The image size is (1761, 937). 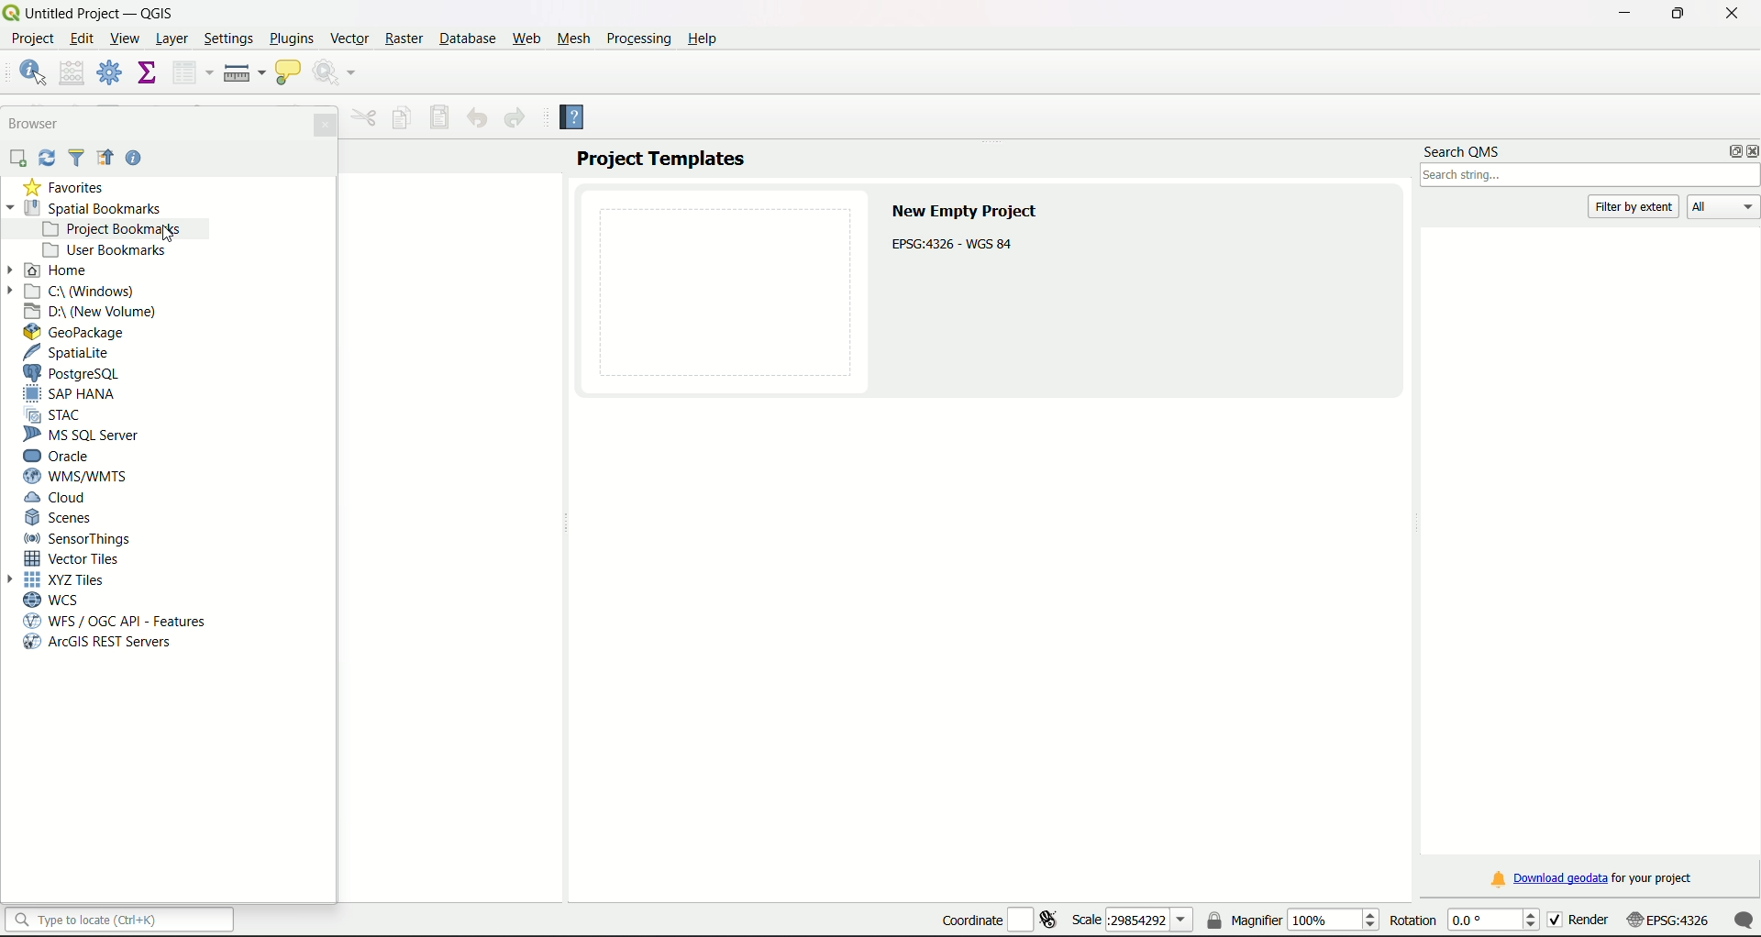 What do you see at coordinates (1595, 920) in the screenshot?
I see `render` at bounding box center [1595, 920].